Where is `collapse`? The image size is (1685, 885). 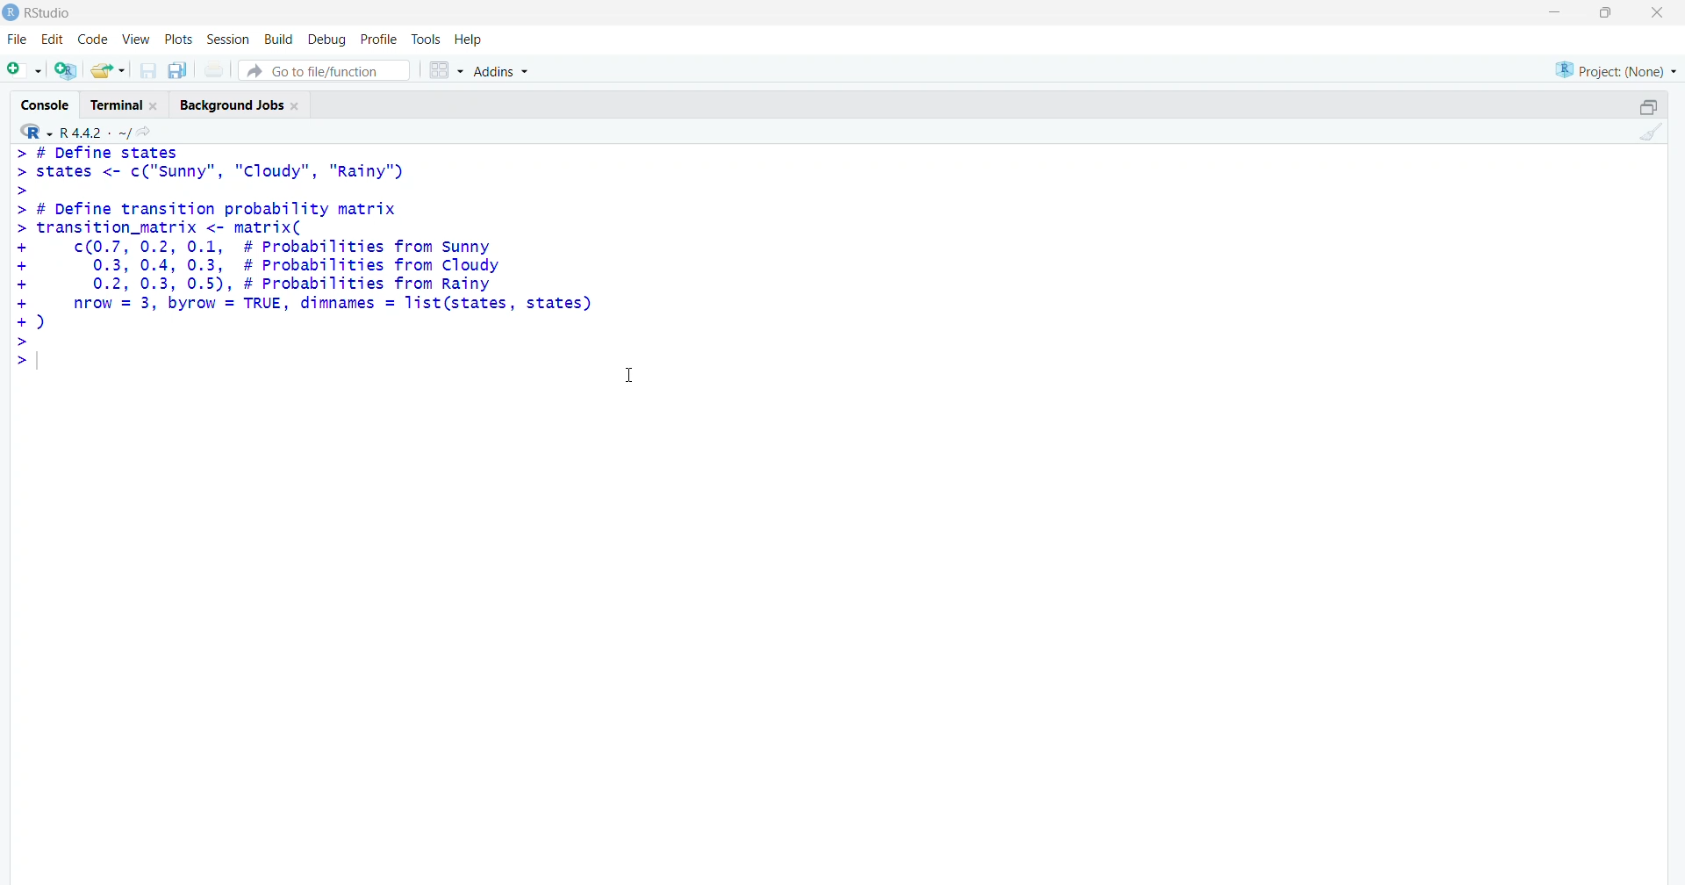
collapse is located at coordinates (1647, 107).